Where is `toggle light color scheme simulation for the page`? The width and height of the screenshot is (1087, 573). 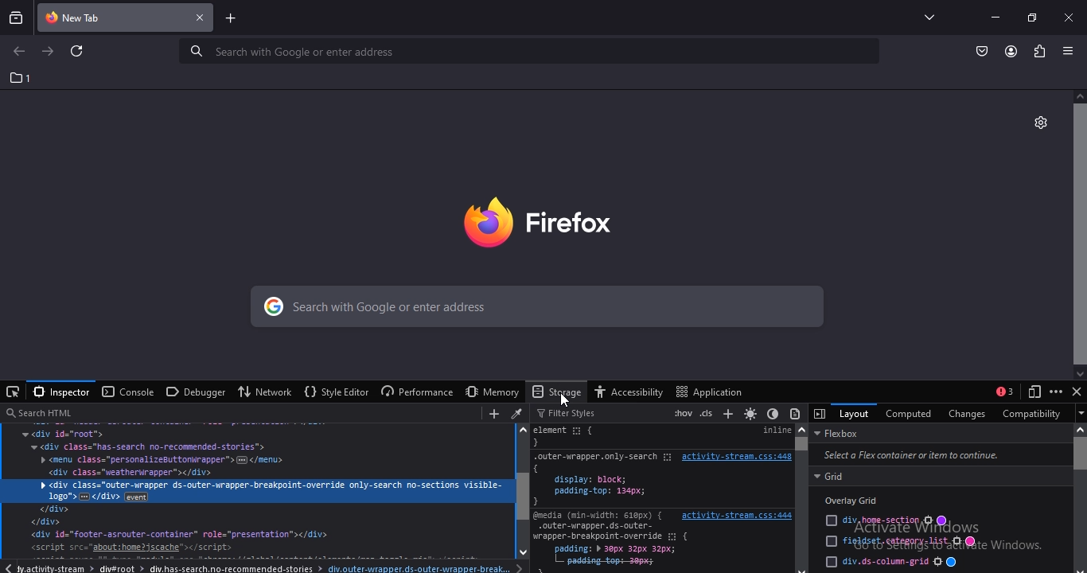
toggle light color scheme simulation for the page is located at coordinates (750, 413).